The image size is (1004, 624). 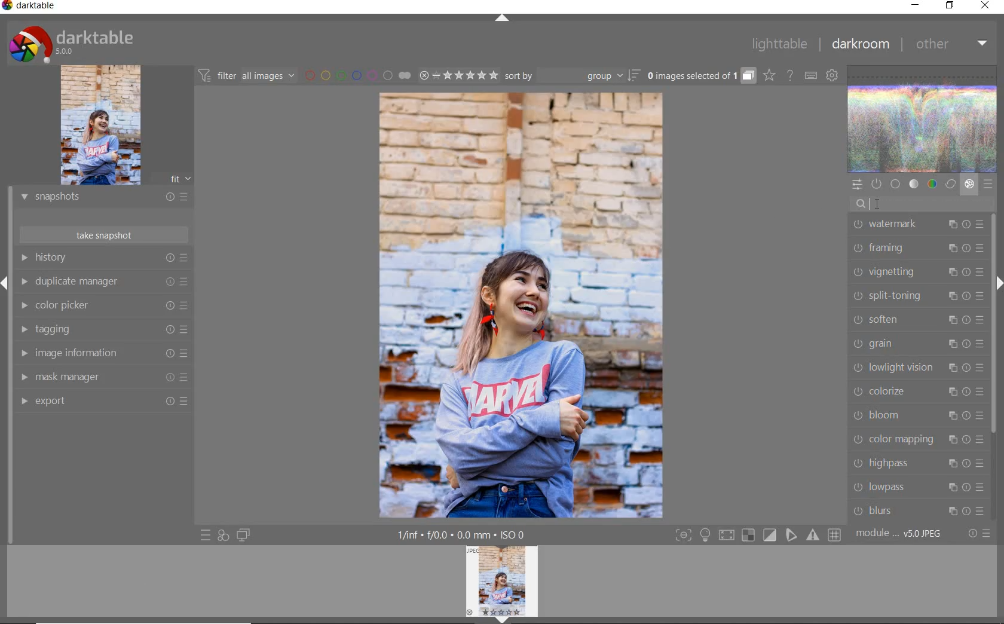 What do you see at coordinates (895, 184) in the screenshot?
I see `base` at bounding box center [895, 184].